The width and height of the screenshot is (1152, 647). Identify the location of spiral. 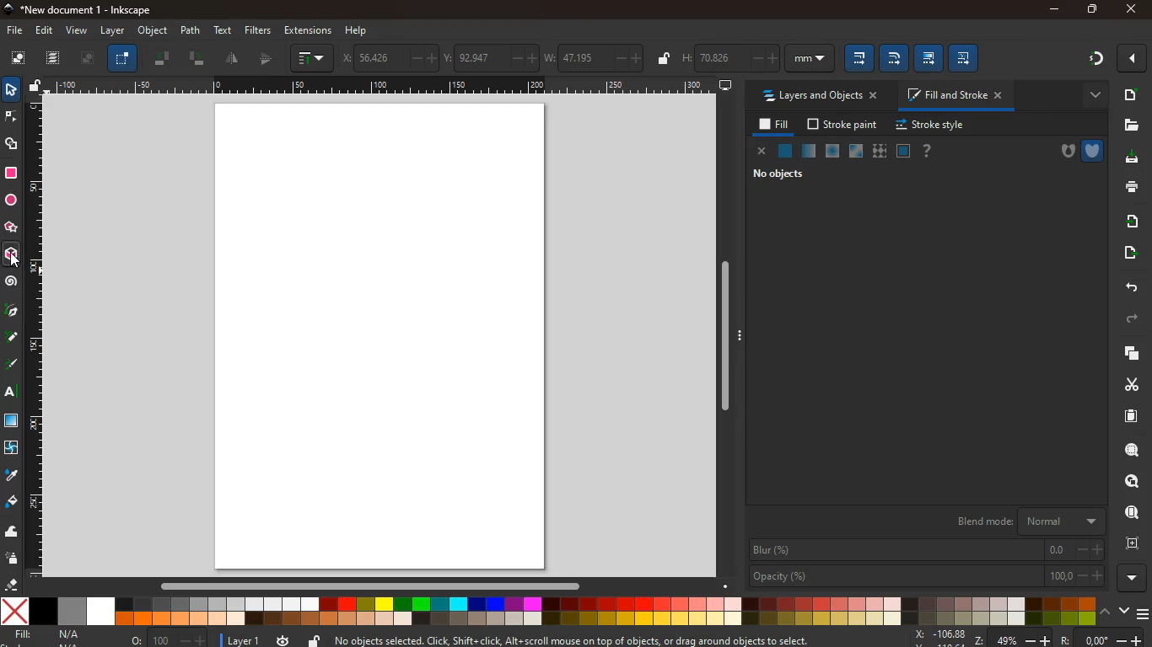
(12, 283).